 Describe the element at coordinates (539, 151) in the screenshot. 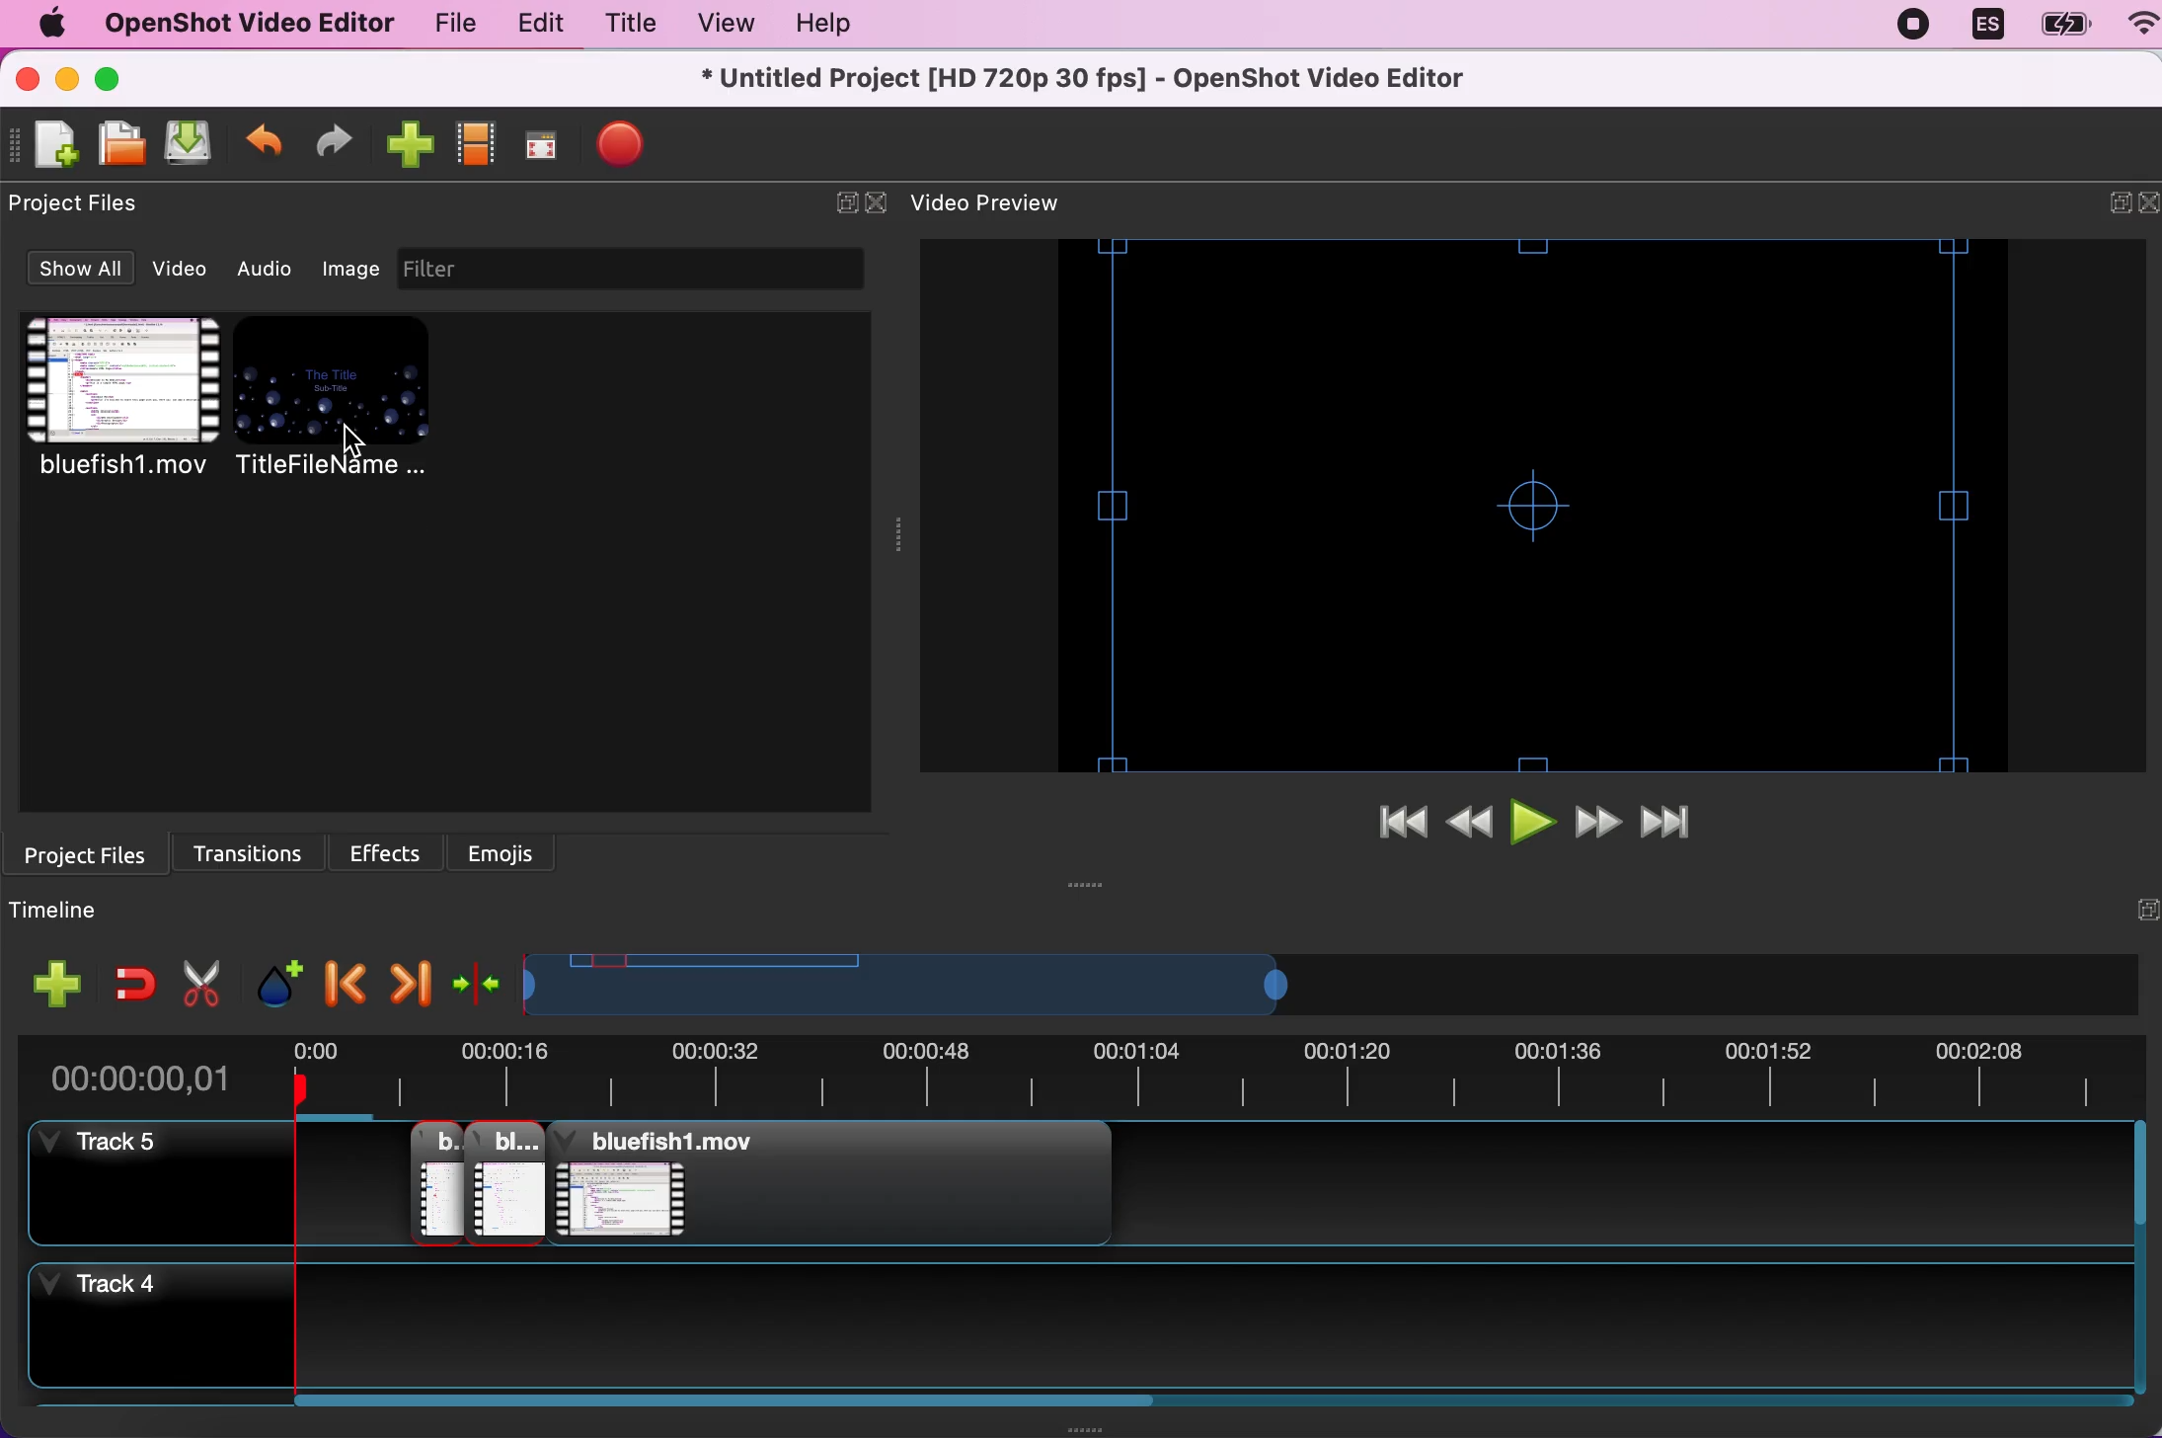

I see `full screen` at that location.